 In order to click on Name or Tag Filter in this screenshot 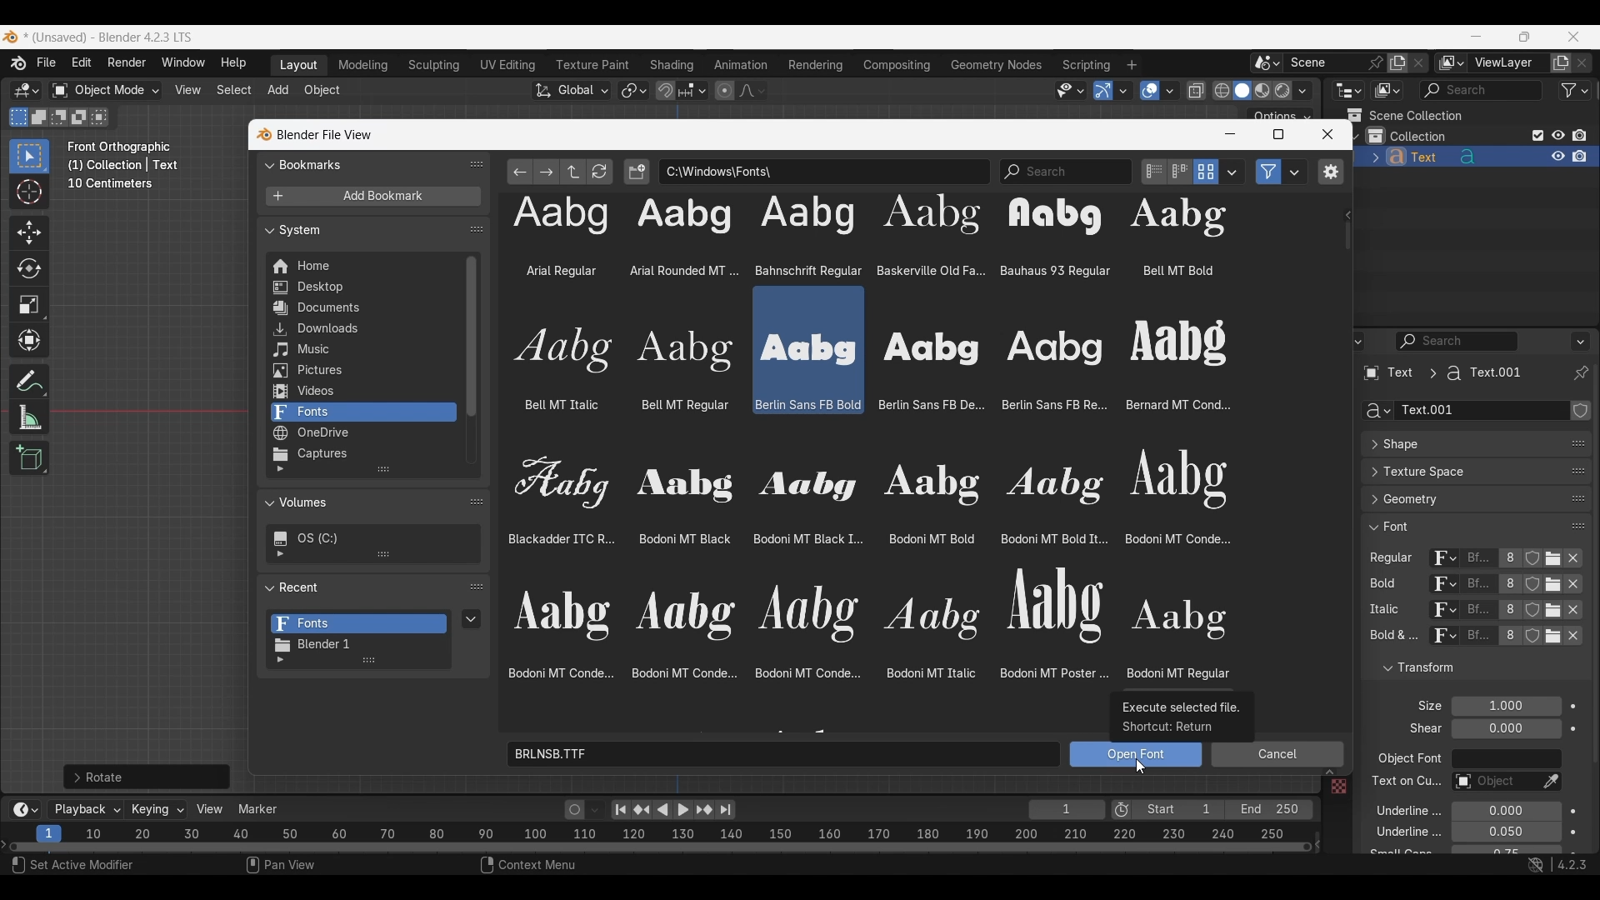, I will do `click(1066, 172)`.